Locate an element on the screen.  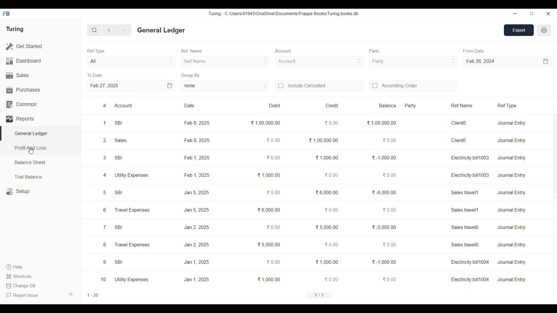
Sales is located at coordinates (40, 76).